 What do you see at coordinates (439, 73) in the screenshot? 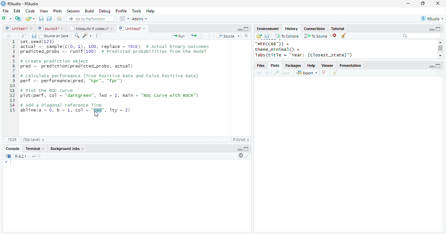
I see `refresh` at bounding box center [439, 73].